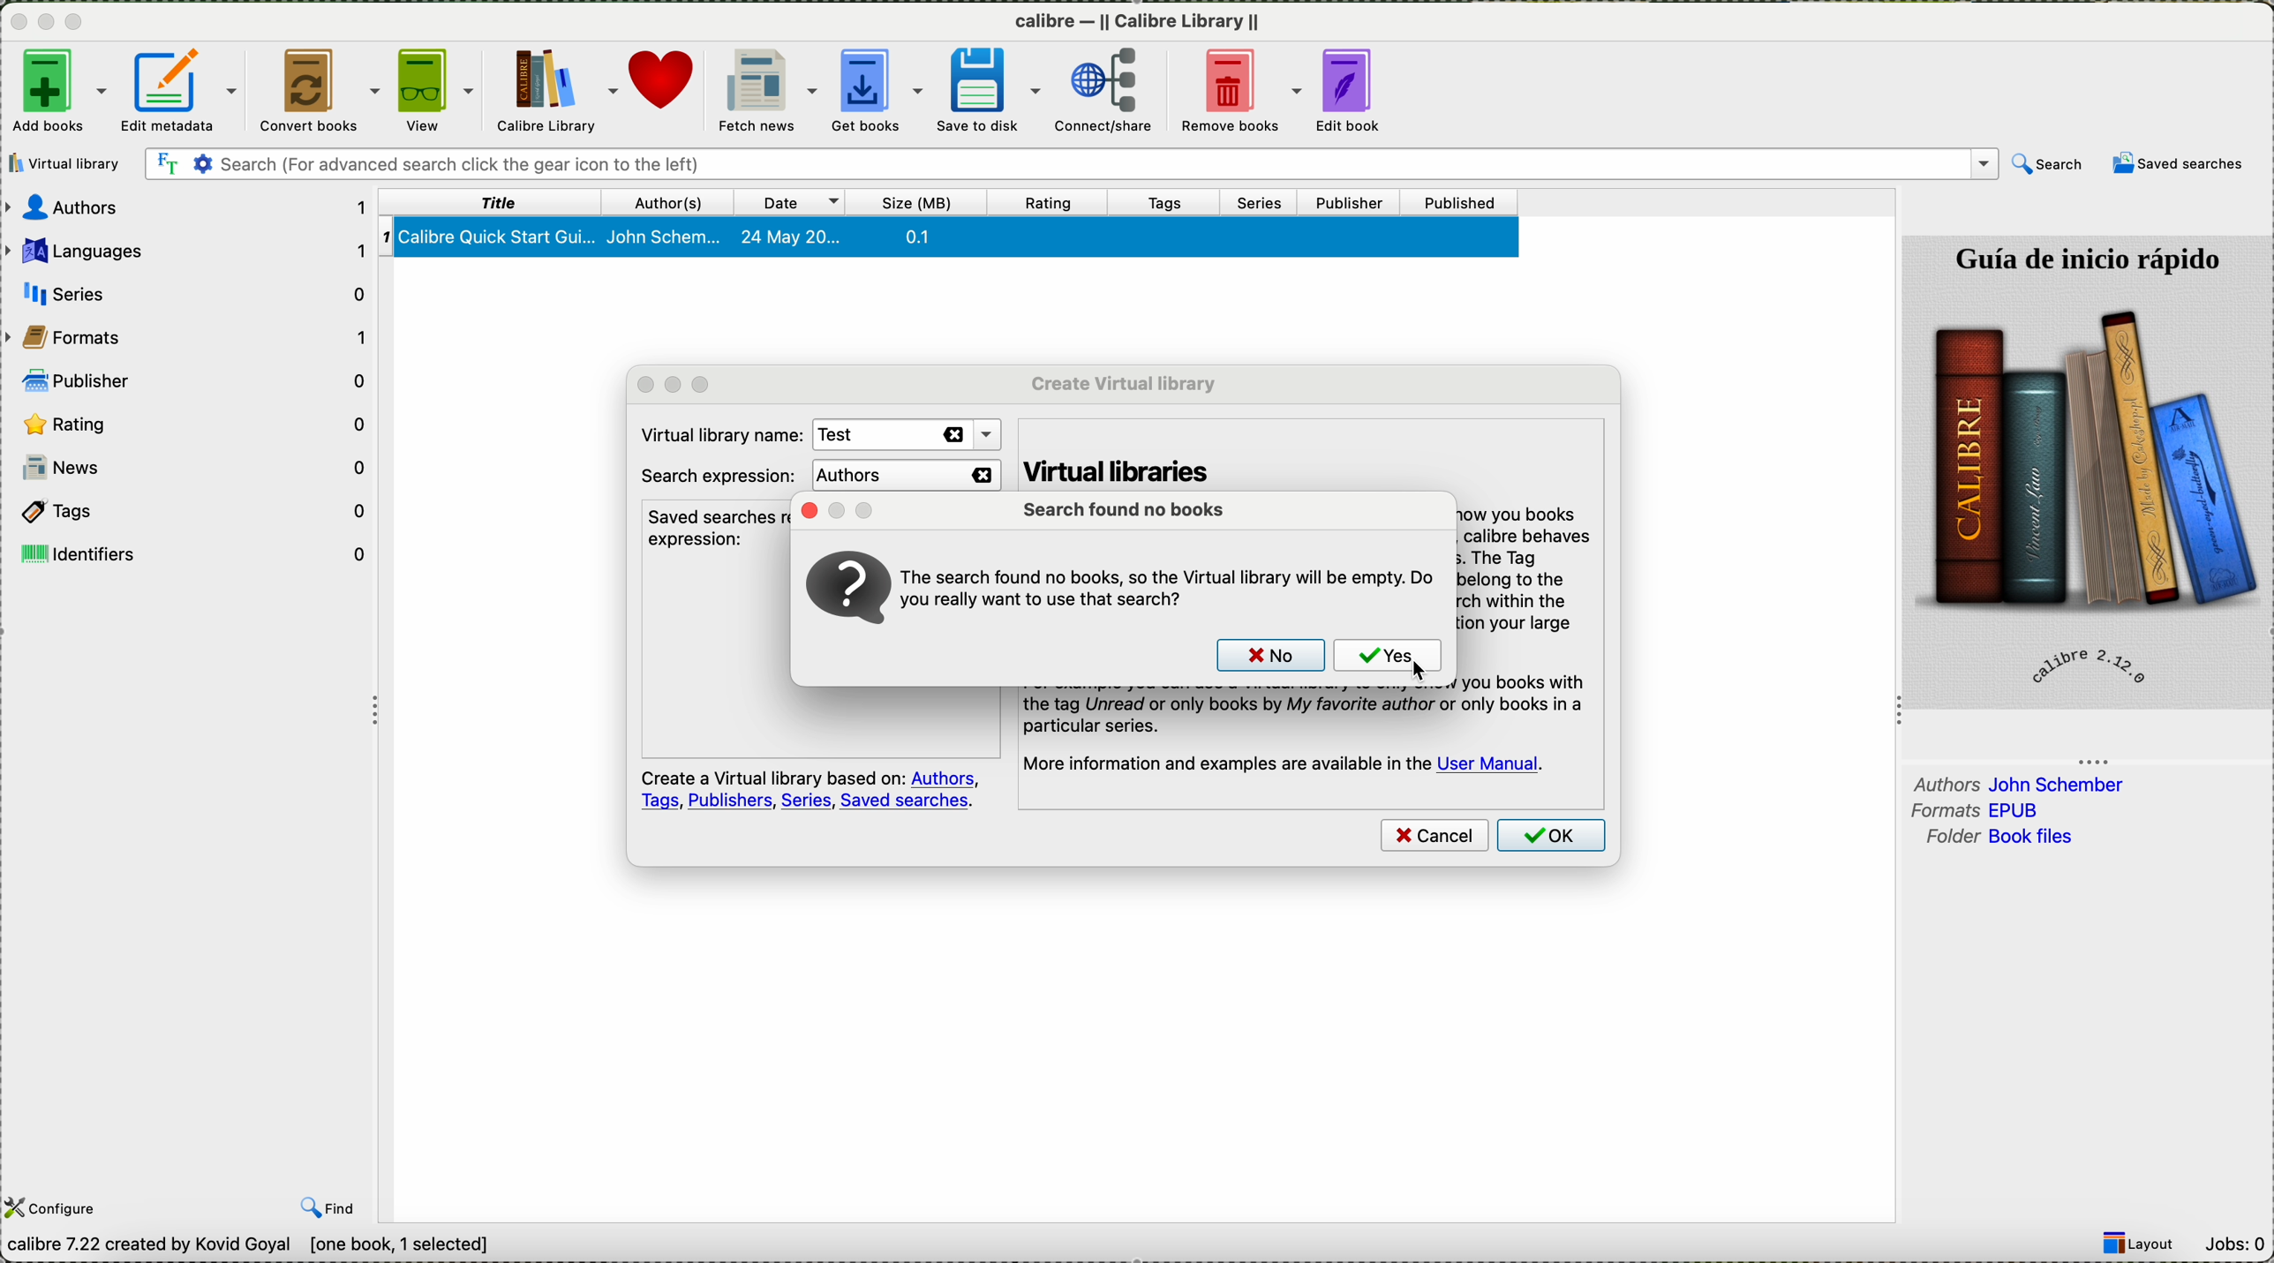 This screenshot has width=2274, height=1263. I want to click on the tag Unread or only books by My favorite author or only books in a
particular series.
More information and examples are available in the User Manual., so click(1306, 739).